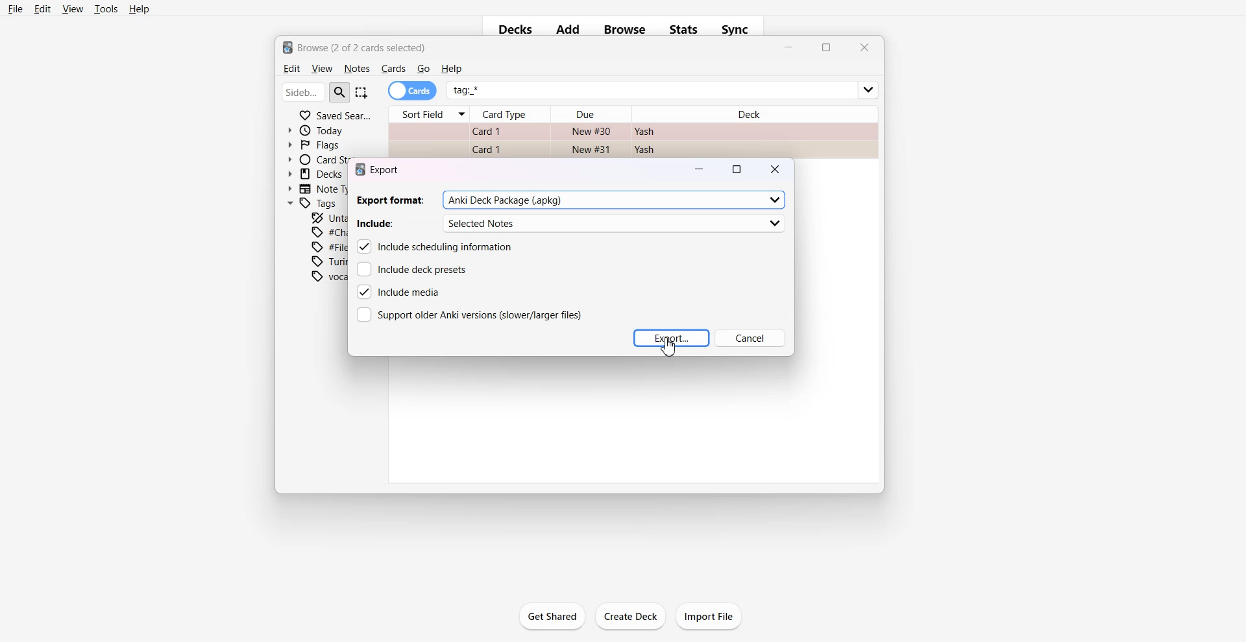 Image resolution: width=1246 pixels, height=642 pixels. I want to click on Browse, so click(624, 29).